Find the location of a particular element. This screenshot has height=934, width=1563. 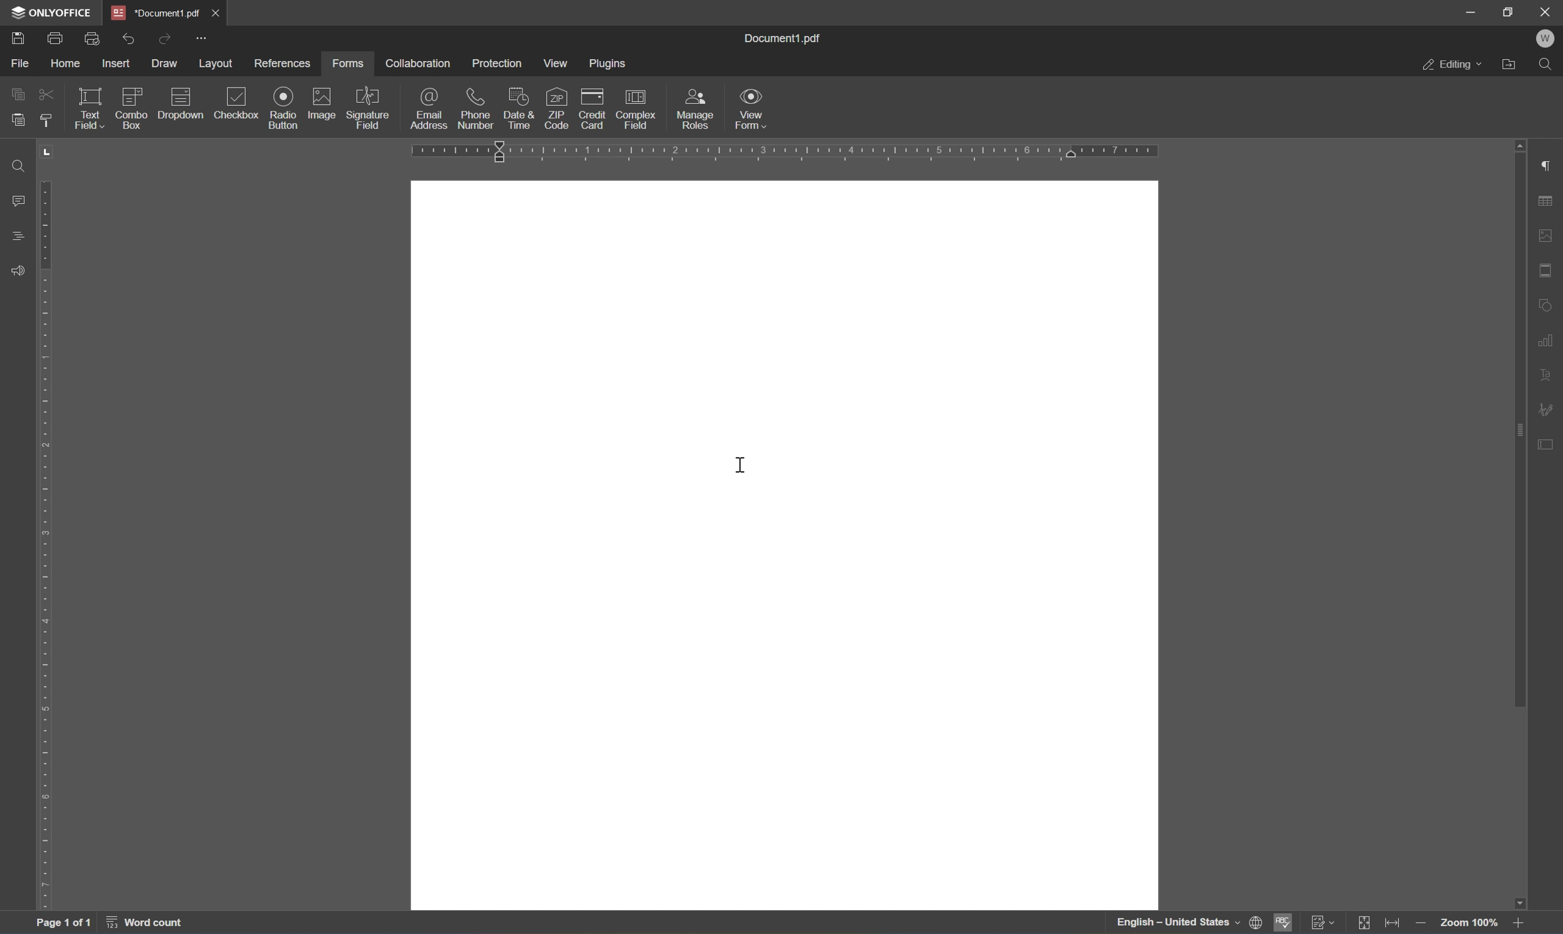

cursor settings is located at coordinates (742, 464).